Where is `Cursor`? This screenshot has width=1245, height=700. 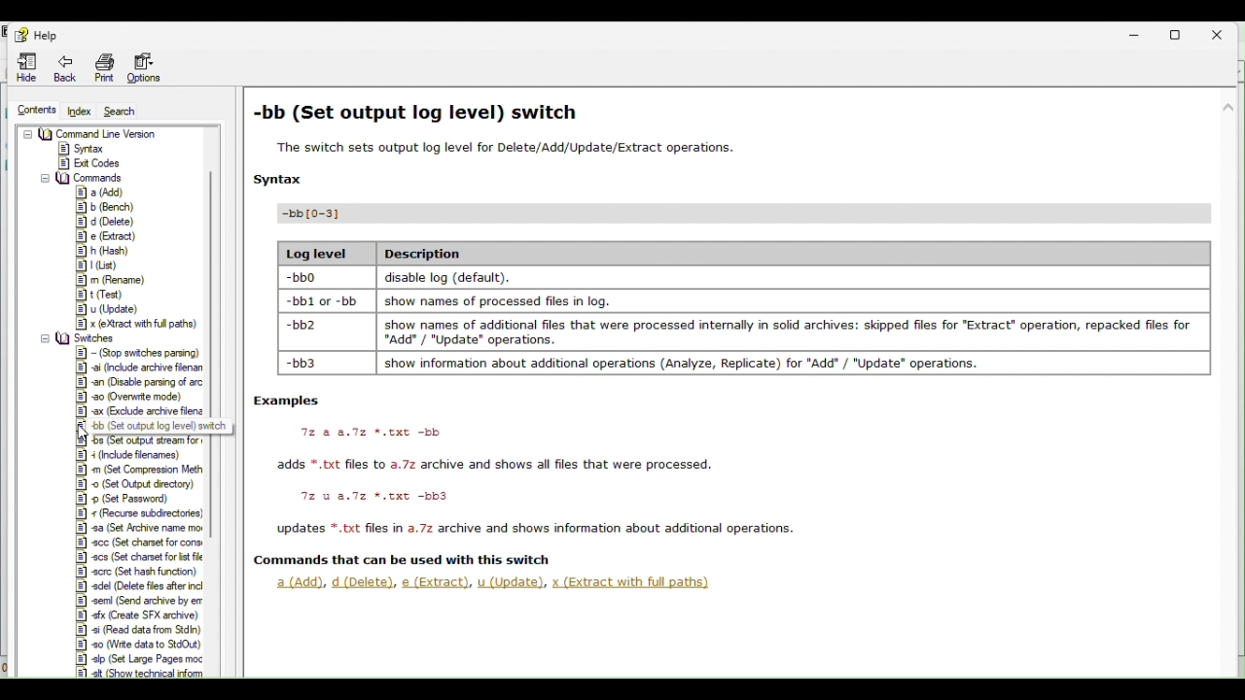 Cursor is located at coordinates (89, 434).